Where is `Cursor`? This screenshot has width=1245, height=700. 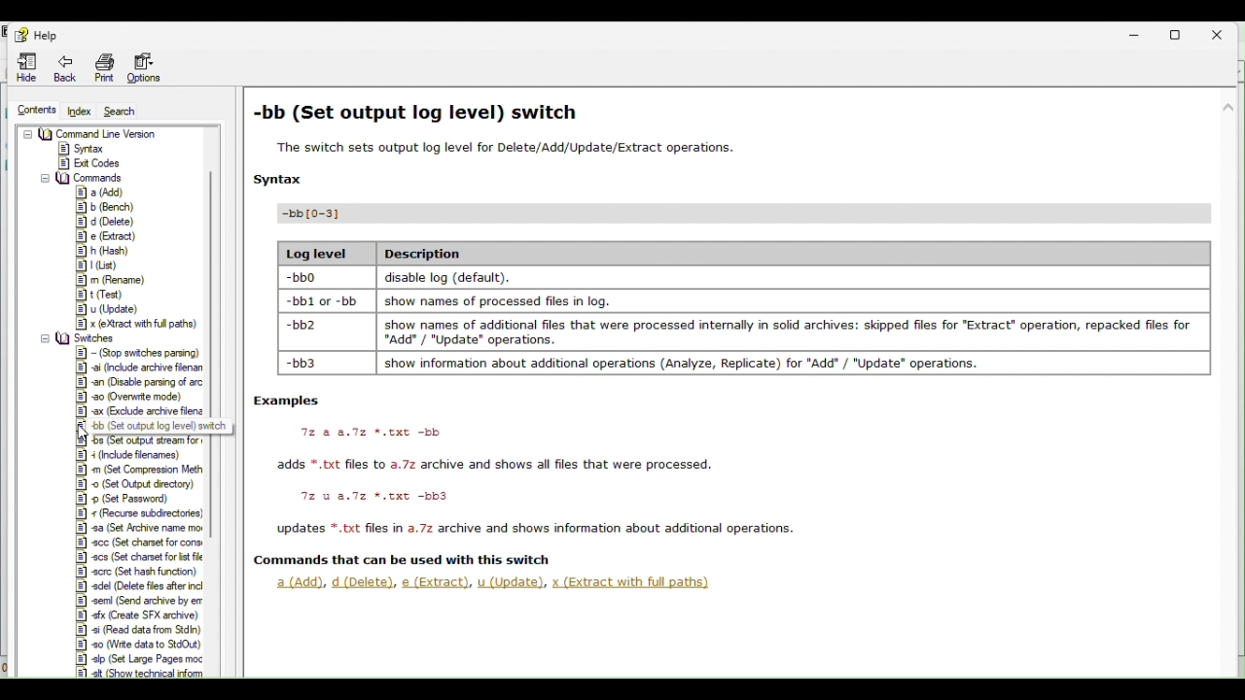 Cursor is located at coordinates (89, 434).